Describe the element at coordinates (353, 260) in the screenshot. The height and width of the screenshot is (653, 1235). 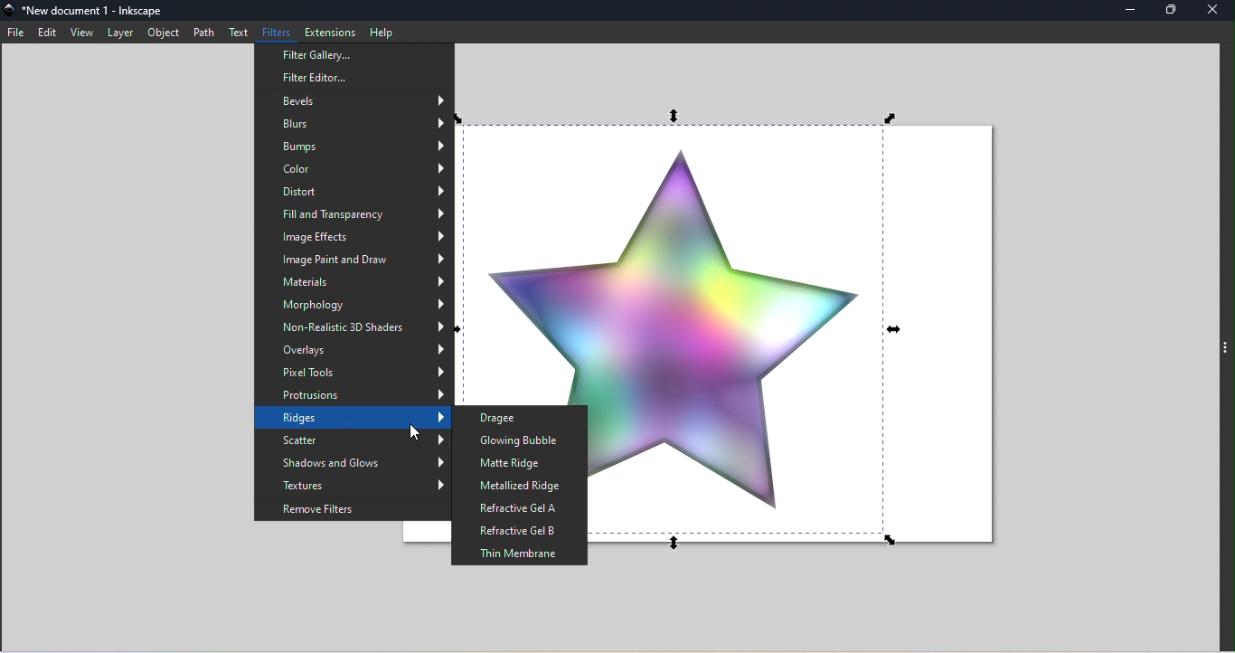
I see `Image Print and Draw` at that location.